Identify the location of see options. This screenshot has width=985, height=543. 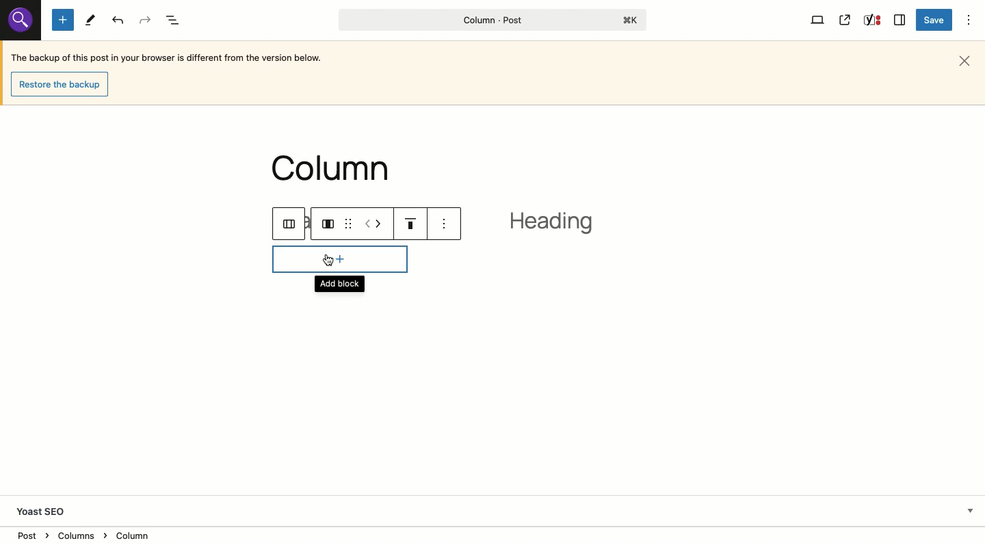
(450, 226).